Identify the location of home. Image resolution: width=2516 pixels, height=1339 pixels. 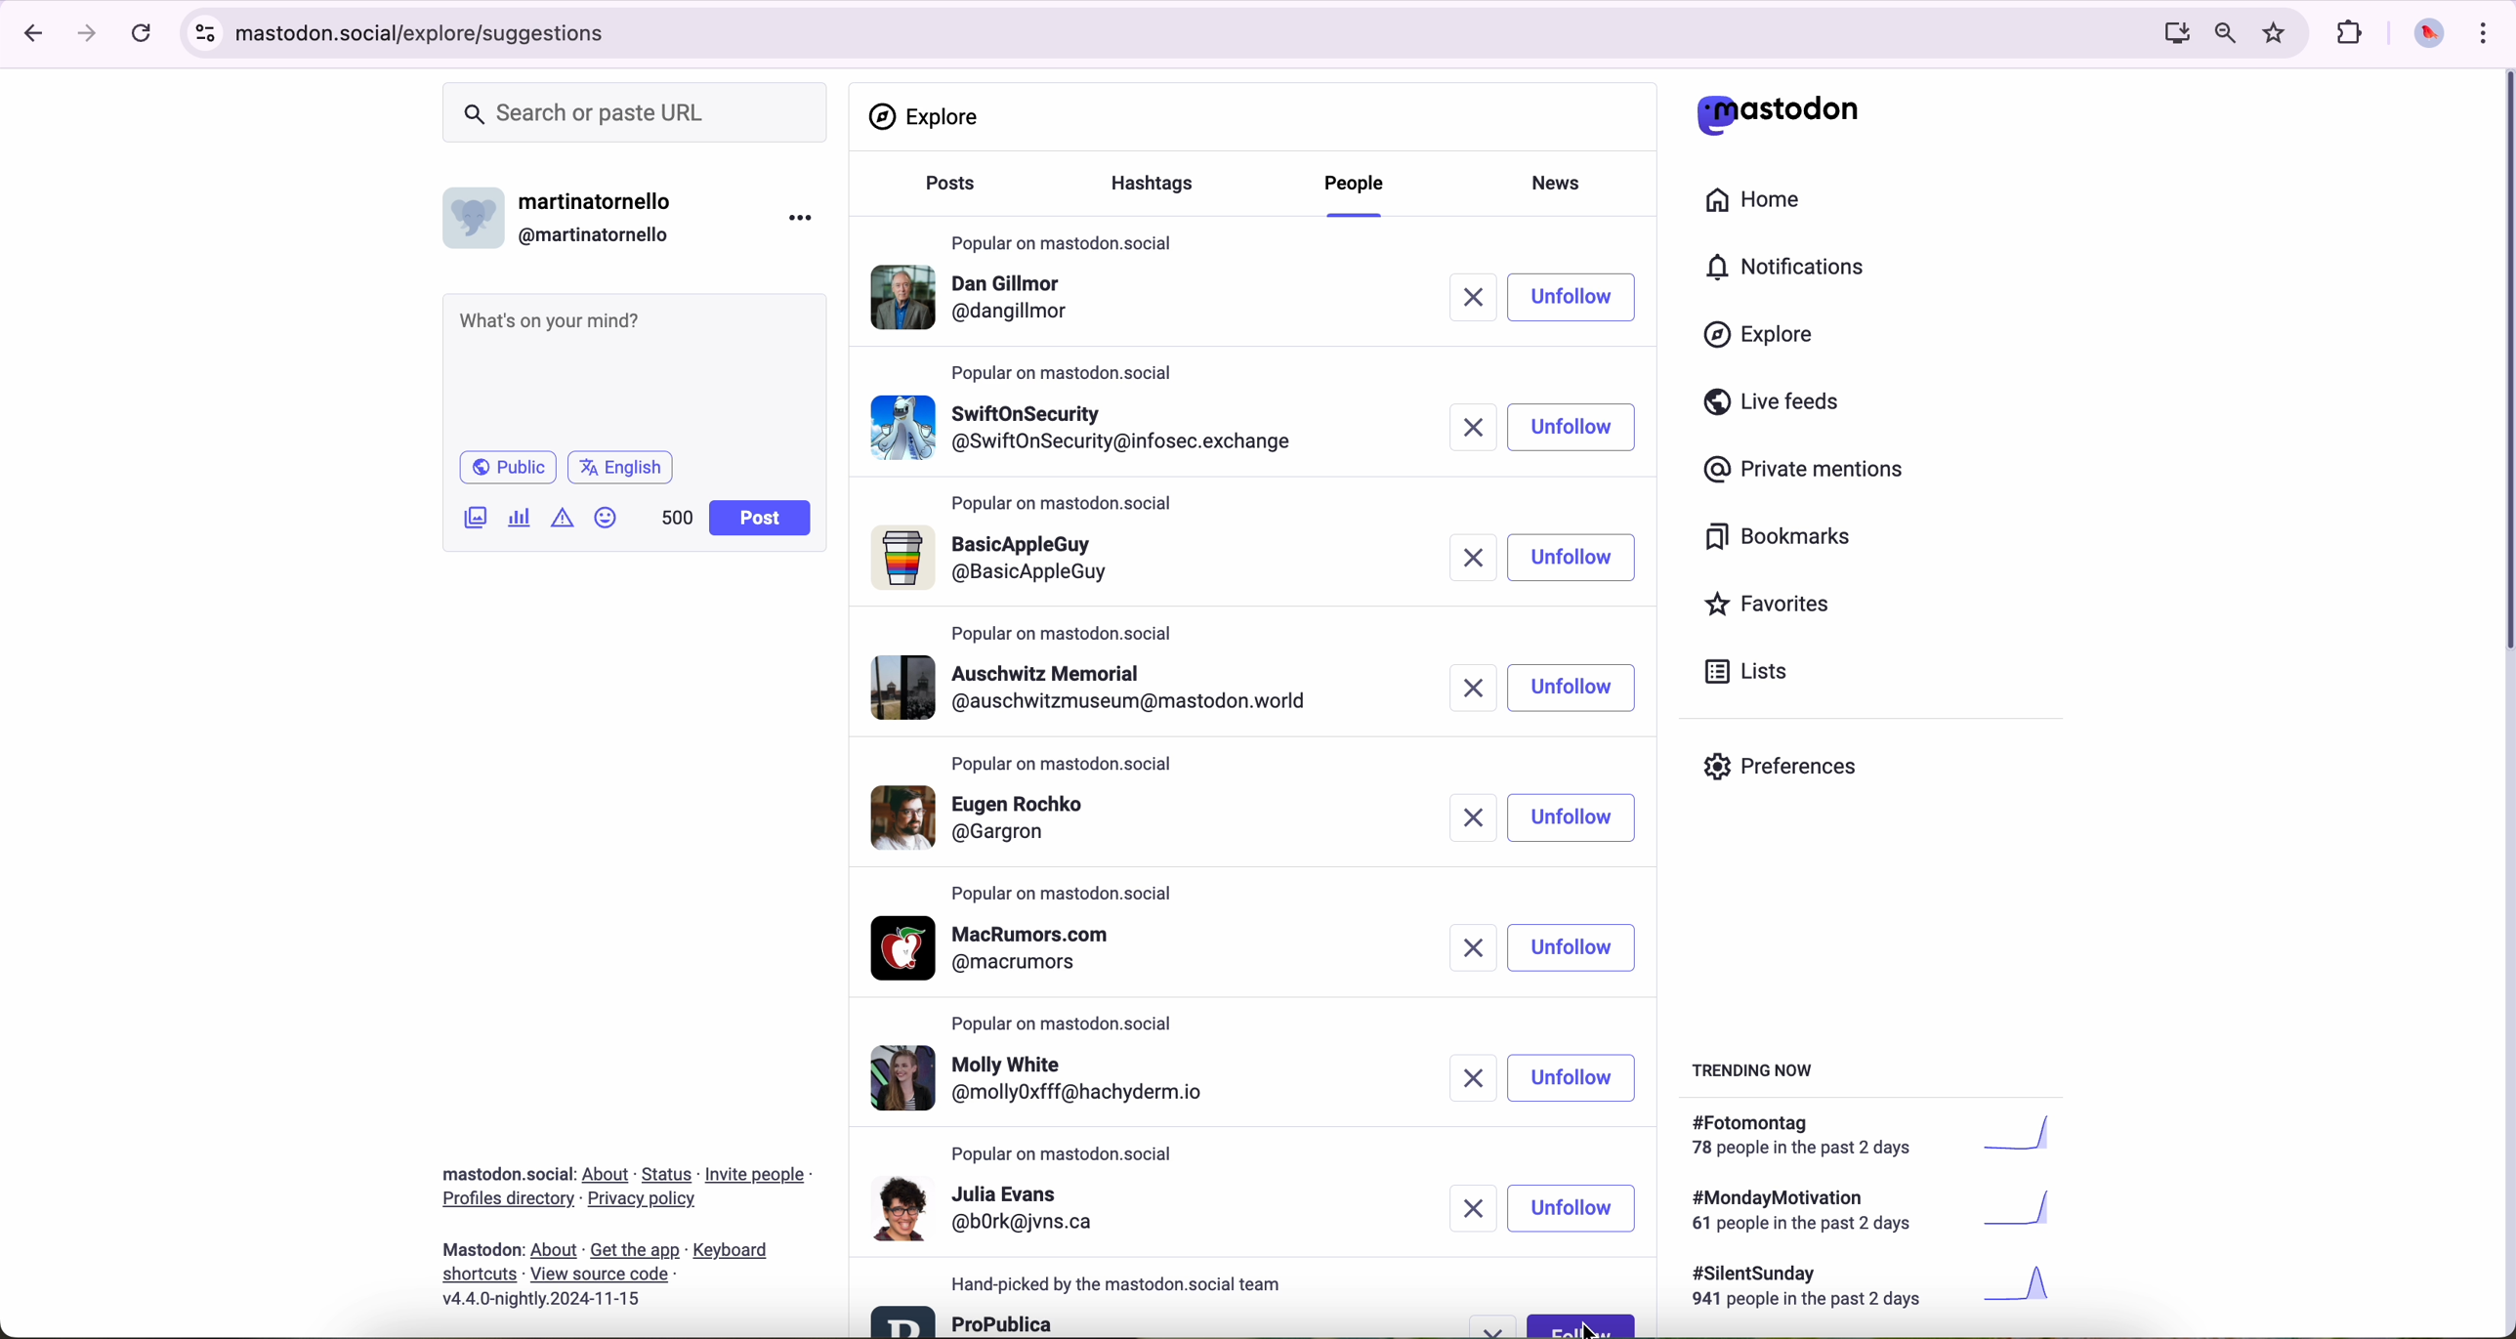
(1764, 204).